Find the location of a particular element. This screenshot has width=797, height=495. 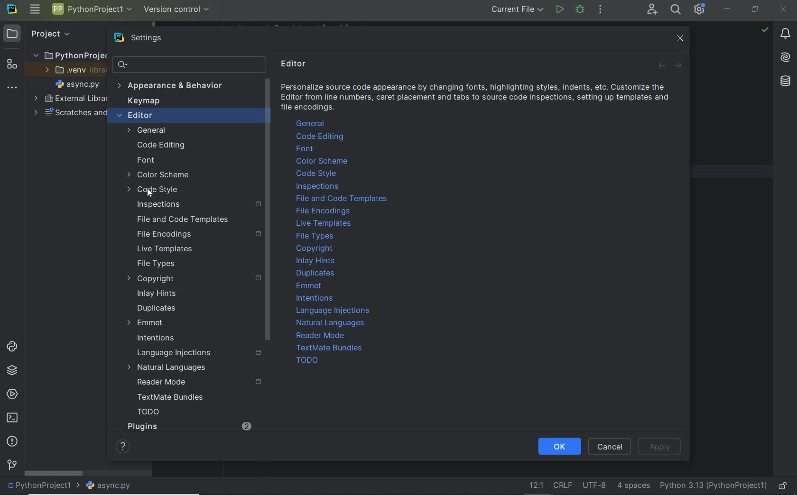

terminal is located at coordinates (13, 418).